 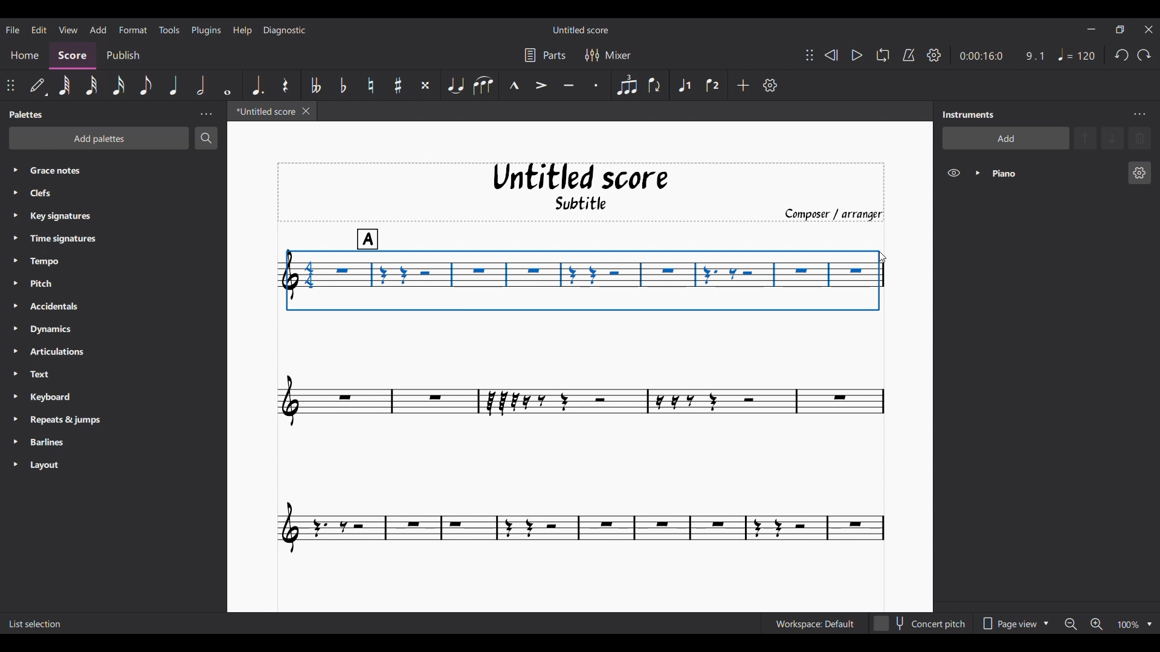 What do you see at coordinates (68, 352) in the screenshot?
I see `Articulations` at bounding box center [68, 352].